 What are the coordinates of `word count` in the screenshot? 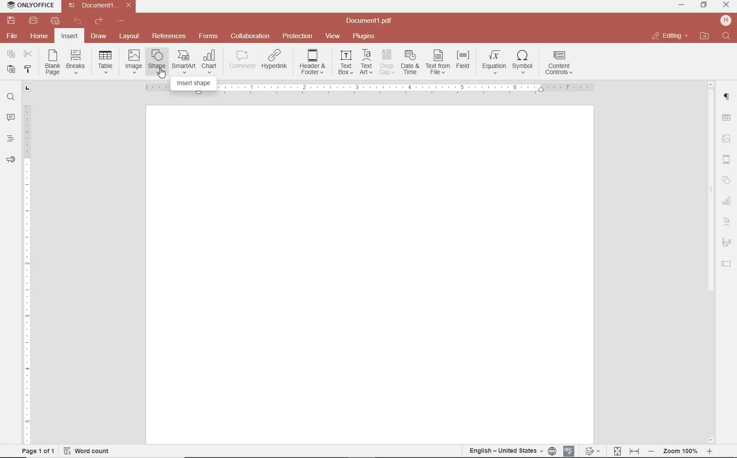 It's located at (89, 451).